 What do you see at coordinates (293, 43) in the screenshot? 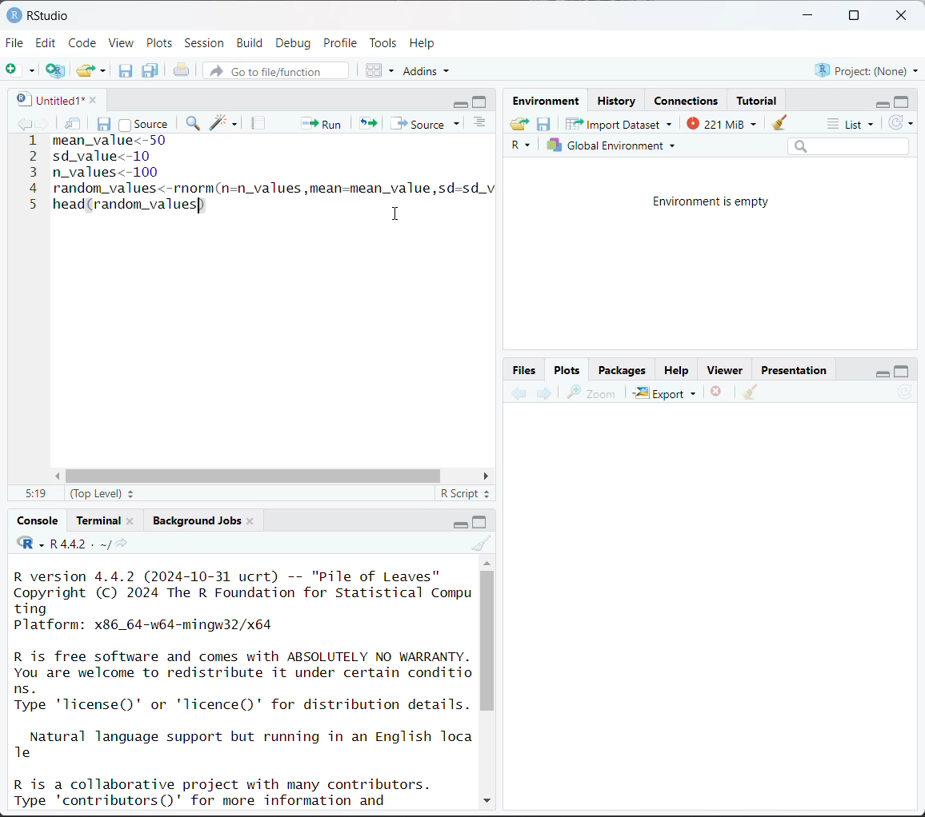
I see `Debug` at bounding box center [293, 43].